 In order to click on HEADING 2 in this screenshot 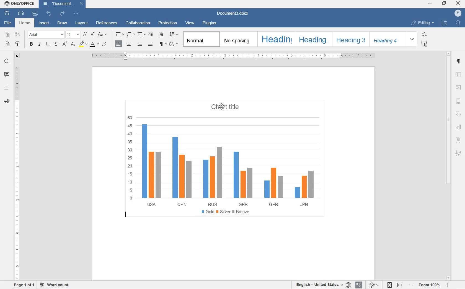, I will do `click(312, 39)`.